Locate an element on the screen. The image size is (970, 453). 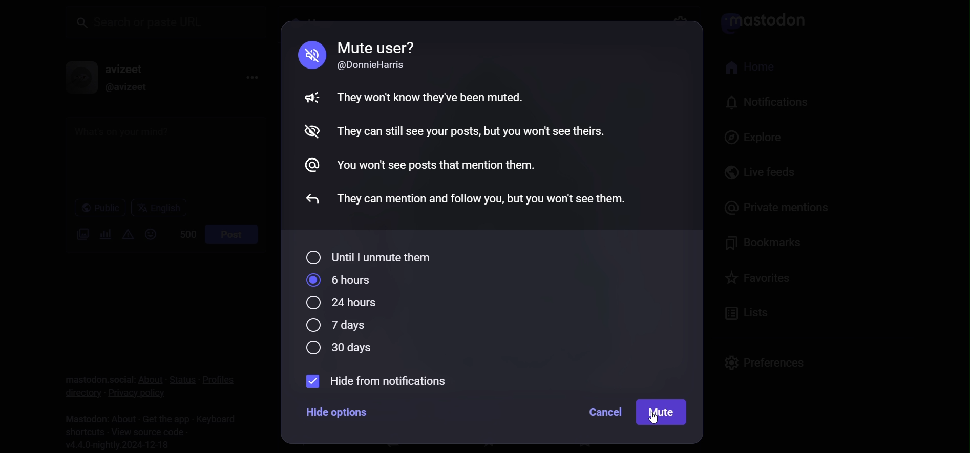
30 days is located at coordinates (343, 349).